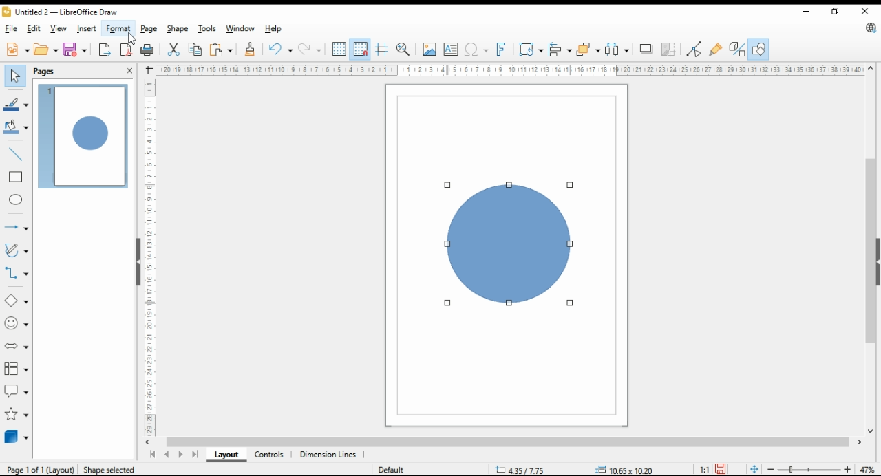  What do you see at coordinates (251, 50) in the screenshot?
I see `clone formatting` at bounding box center [251, 50].